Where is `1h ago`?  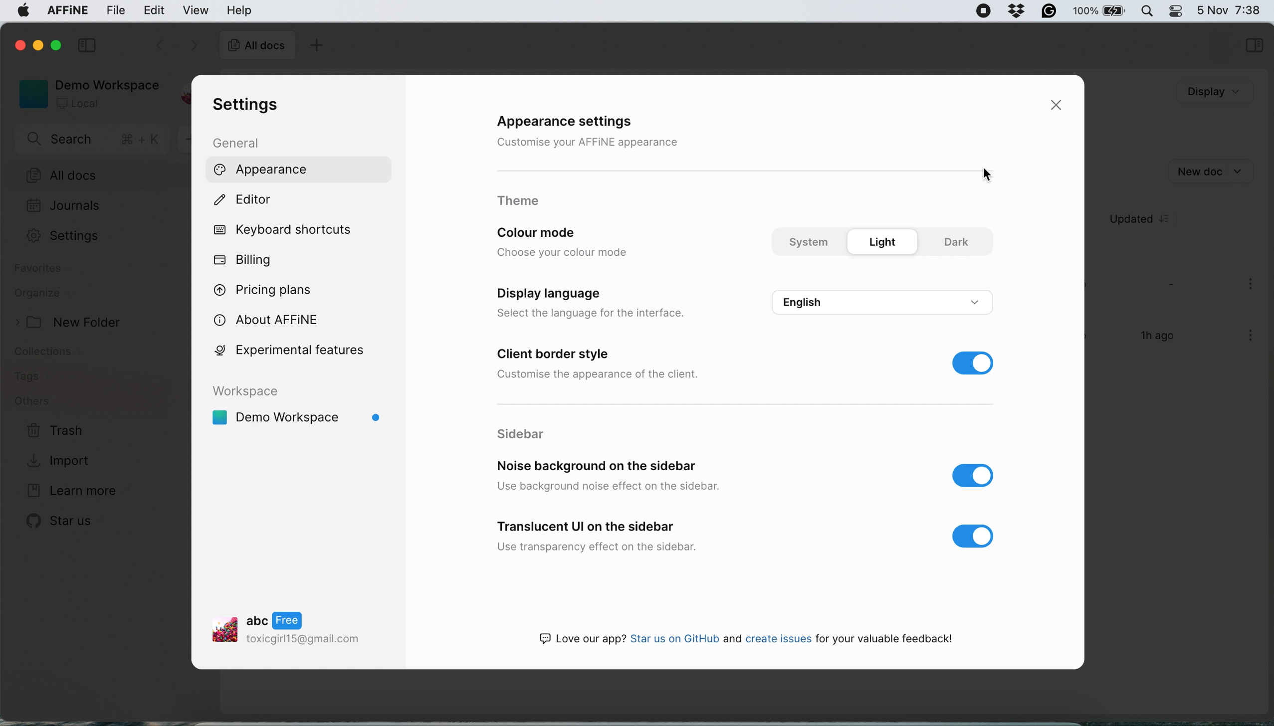
1h ago is located at coordinates (1161, 335).